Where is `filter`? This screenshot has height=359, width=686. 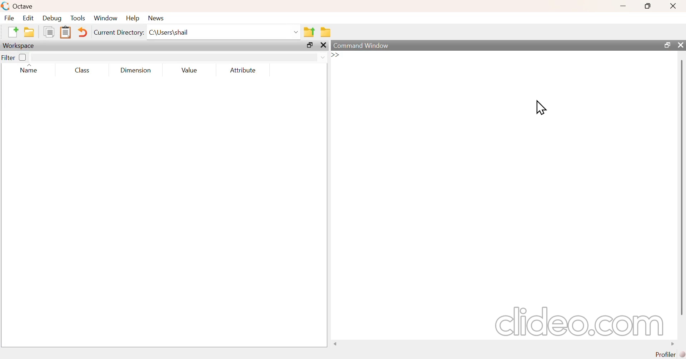
filter is located at coordinates (15, 57).